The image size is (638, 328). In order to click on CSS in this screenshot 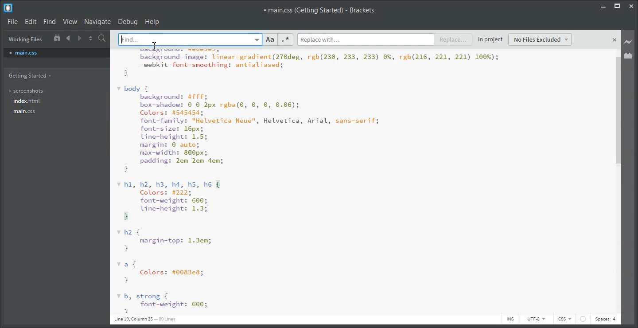, I will do `click(564, 319)`.